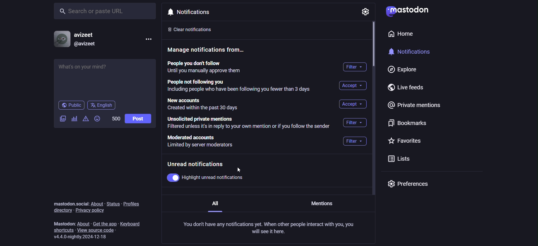  What do you see at coordinates (85, 119) in the screenshot?
I see `content warning` at bounding box center [85, 119].